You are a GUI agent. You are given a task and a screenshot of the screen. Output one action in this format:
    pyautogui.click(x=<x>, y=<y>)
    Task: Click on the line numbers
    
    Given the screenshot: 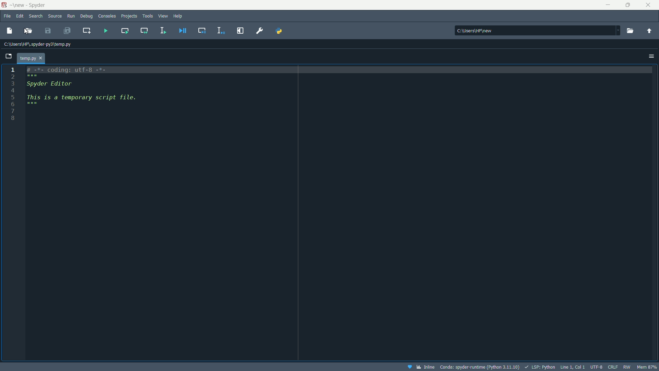 What is the action you would take?
    pyautogui.click(x=12, y=97)
    